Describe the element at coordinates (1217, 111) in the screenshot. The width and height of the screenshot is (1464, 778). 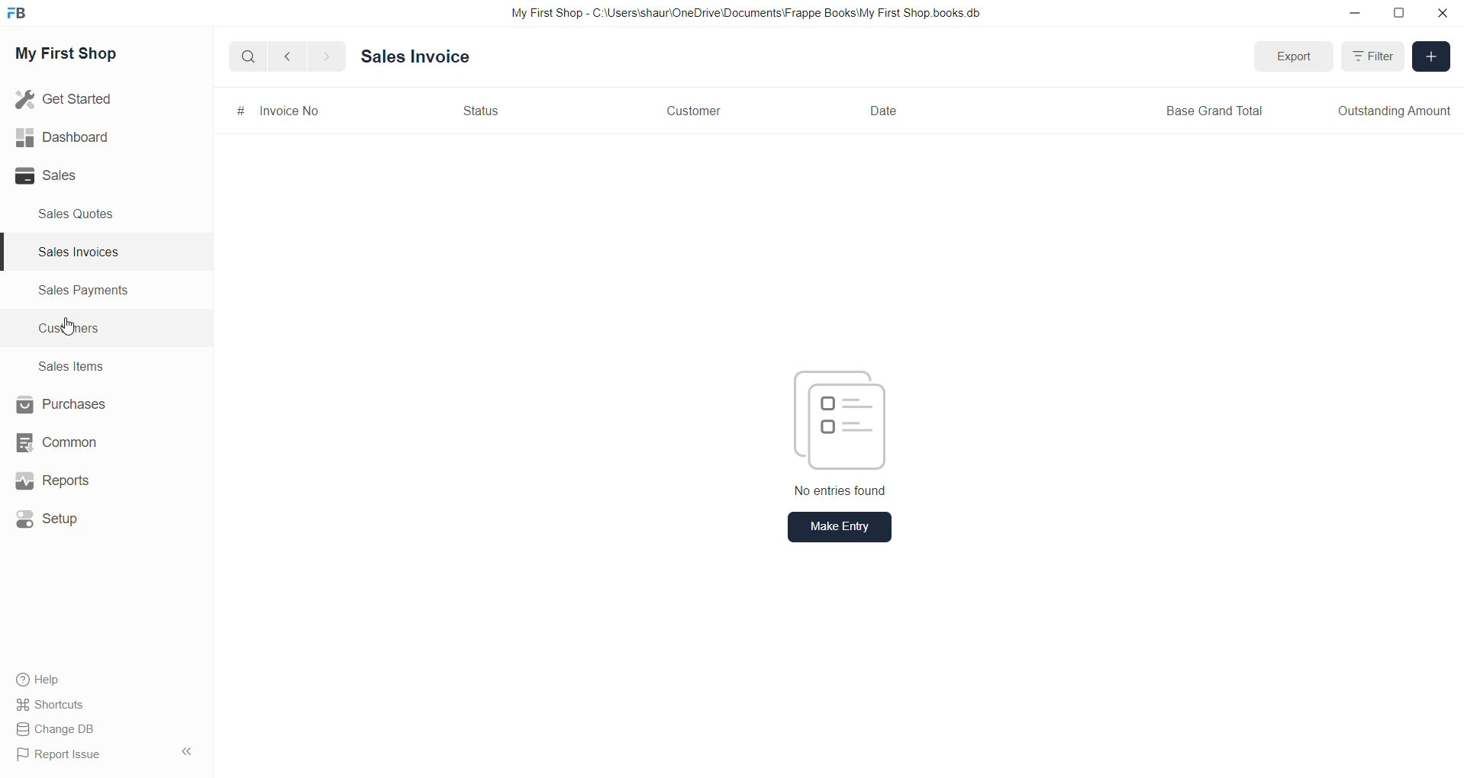
I see `Base Grand Total` at that location.